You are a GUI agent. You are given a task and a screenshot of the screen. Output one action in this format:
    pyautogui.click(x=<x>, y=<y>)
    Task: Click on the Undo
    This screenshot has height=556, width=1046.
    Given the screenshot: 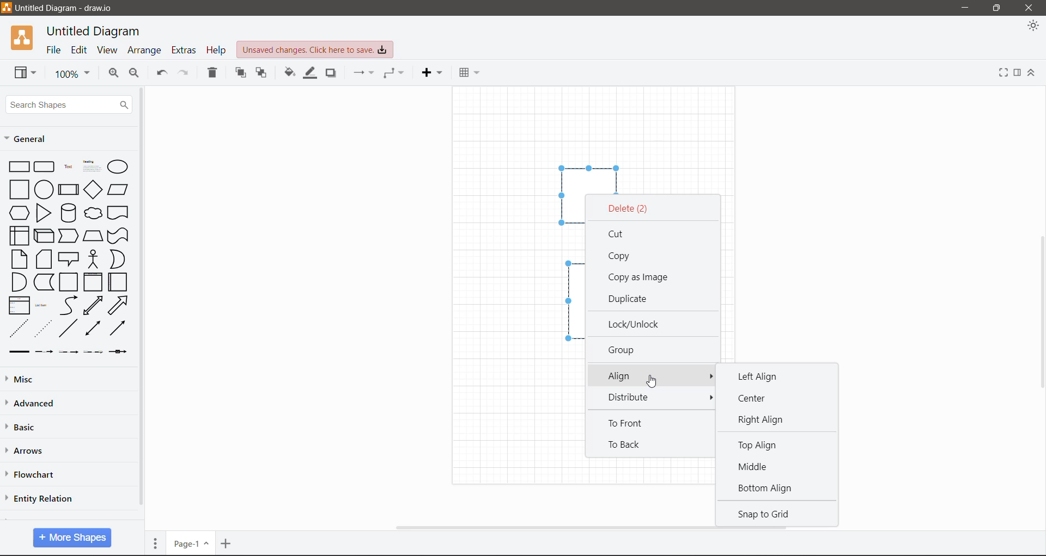 What is the action you would take?
    pyautogui.click(x=162, y=73)
    